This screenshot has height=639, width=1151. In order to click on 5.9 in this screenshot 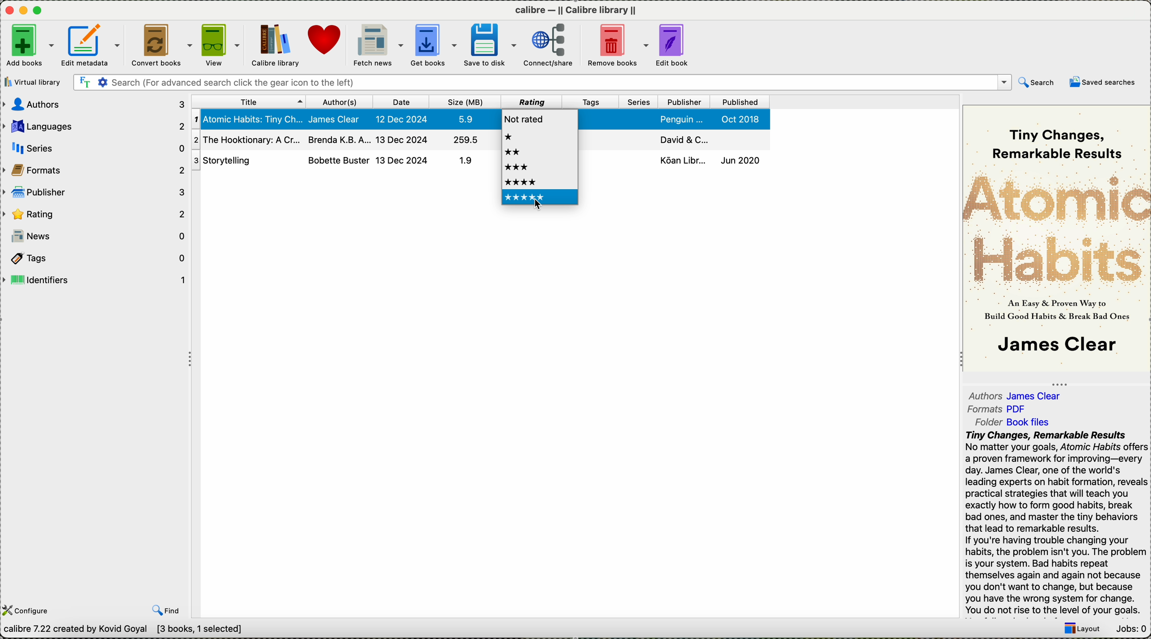, I will do `click(463, 118)`.